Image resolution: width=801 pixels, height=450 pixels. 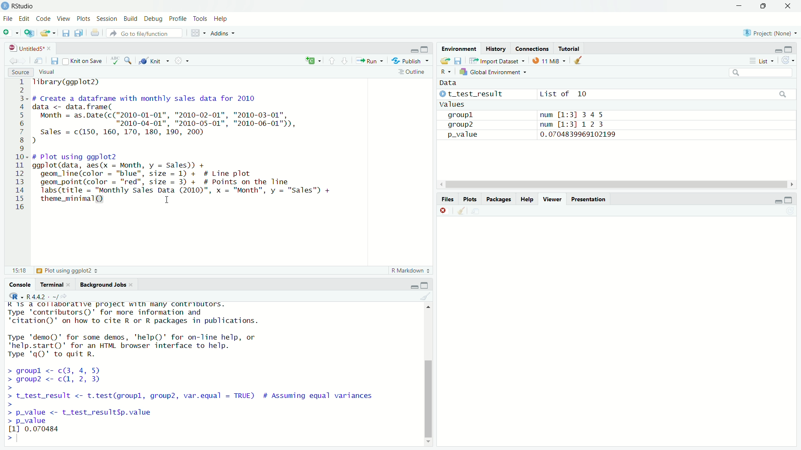 I want to click on Outline, so click(x=412, y=72).